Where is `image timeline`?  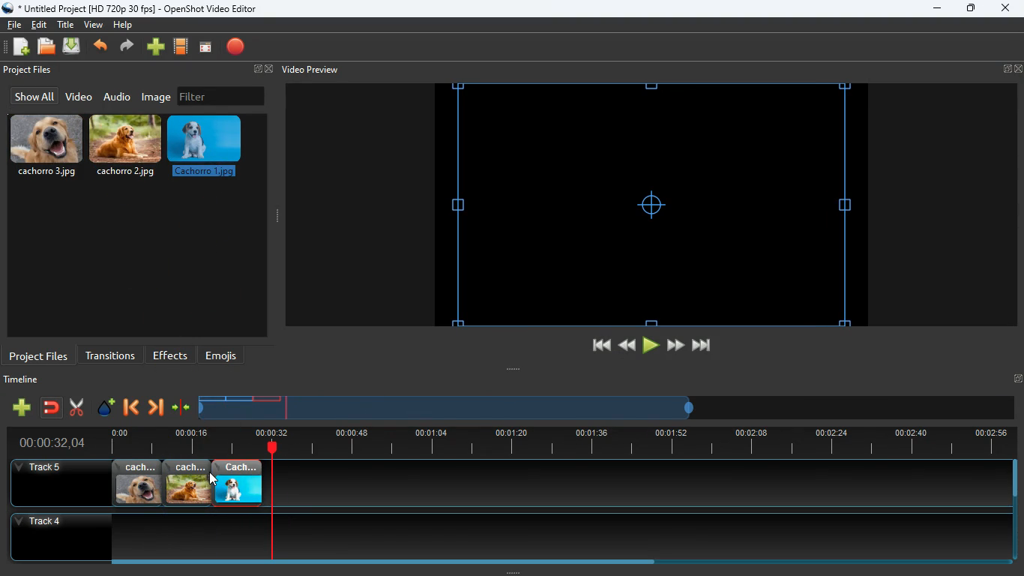
image timeline is located at coordinates (211, 398).